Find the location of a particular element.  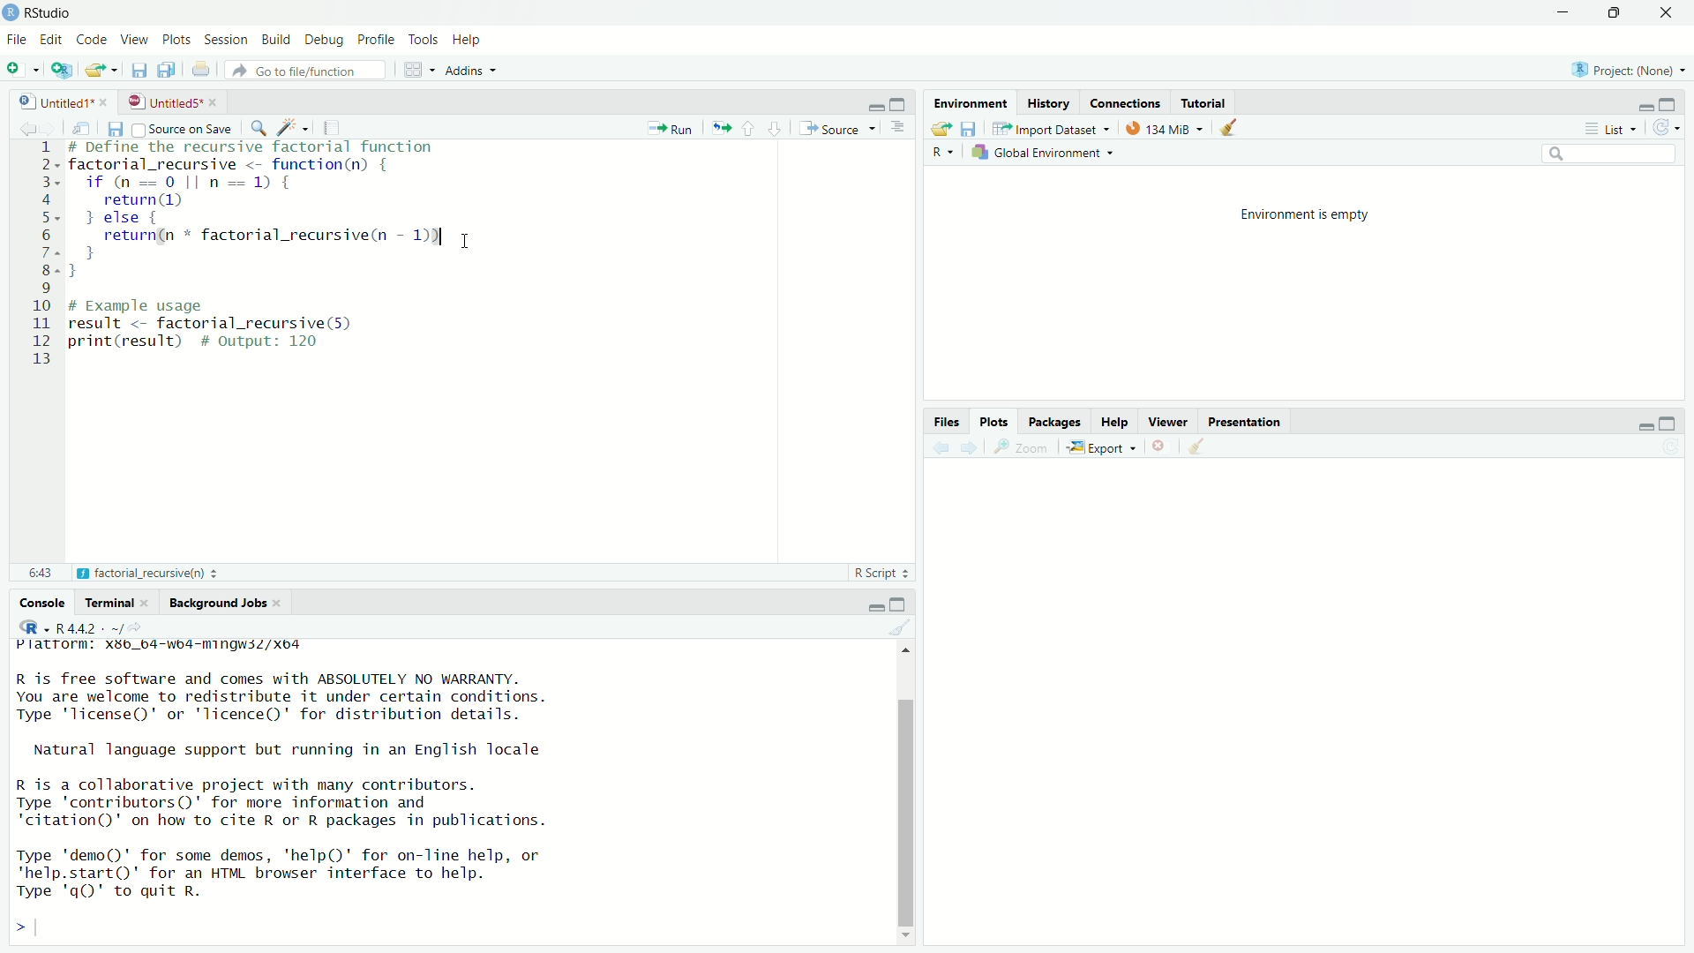

History is located at coordinates (1046, 100).